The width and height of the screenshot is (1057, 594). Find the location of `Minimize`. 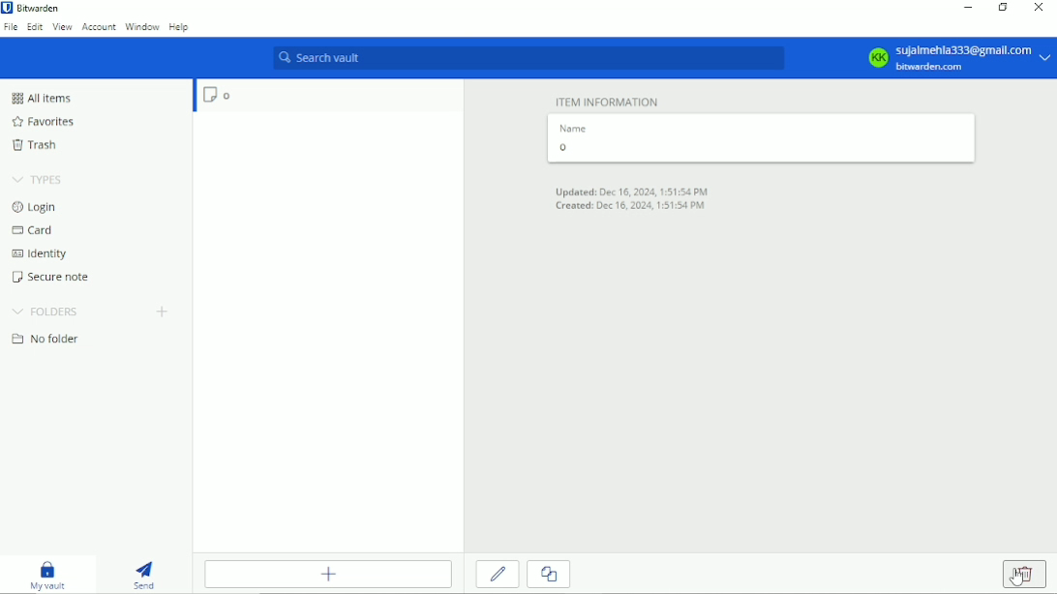

Minimize is located at coordinates (969, 10).